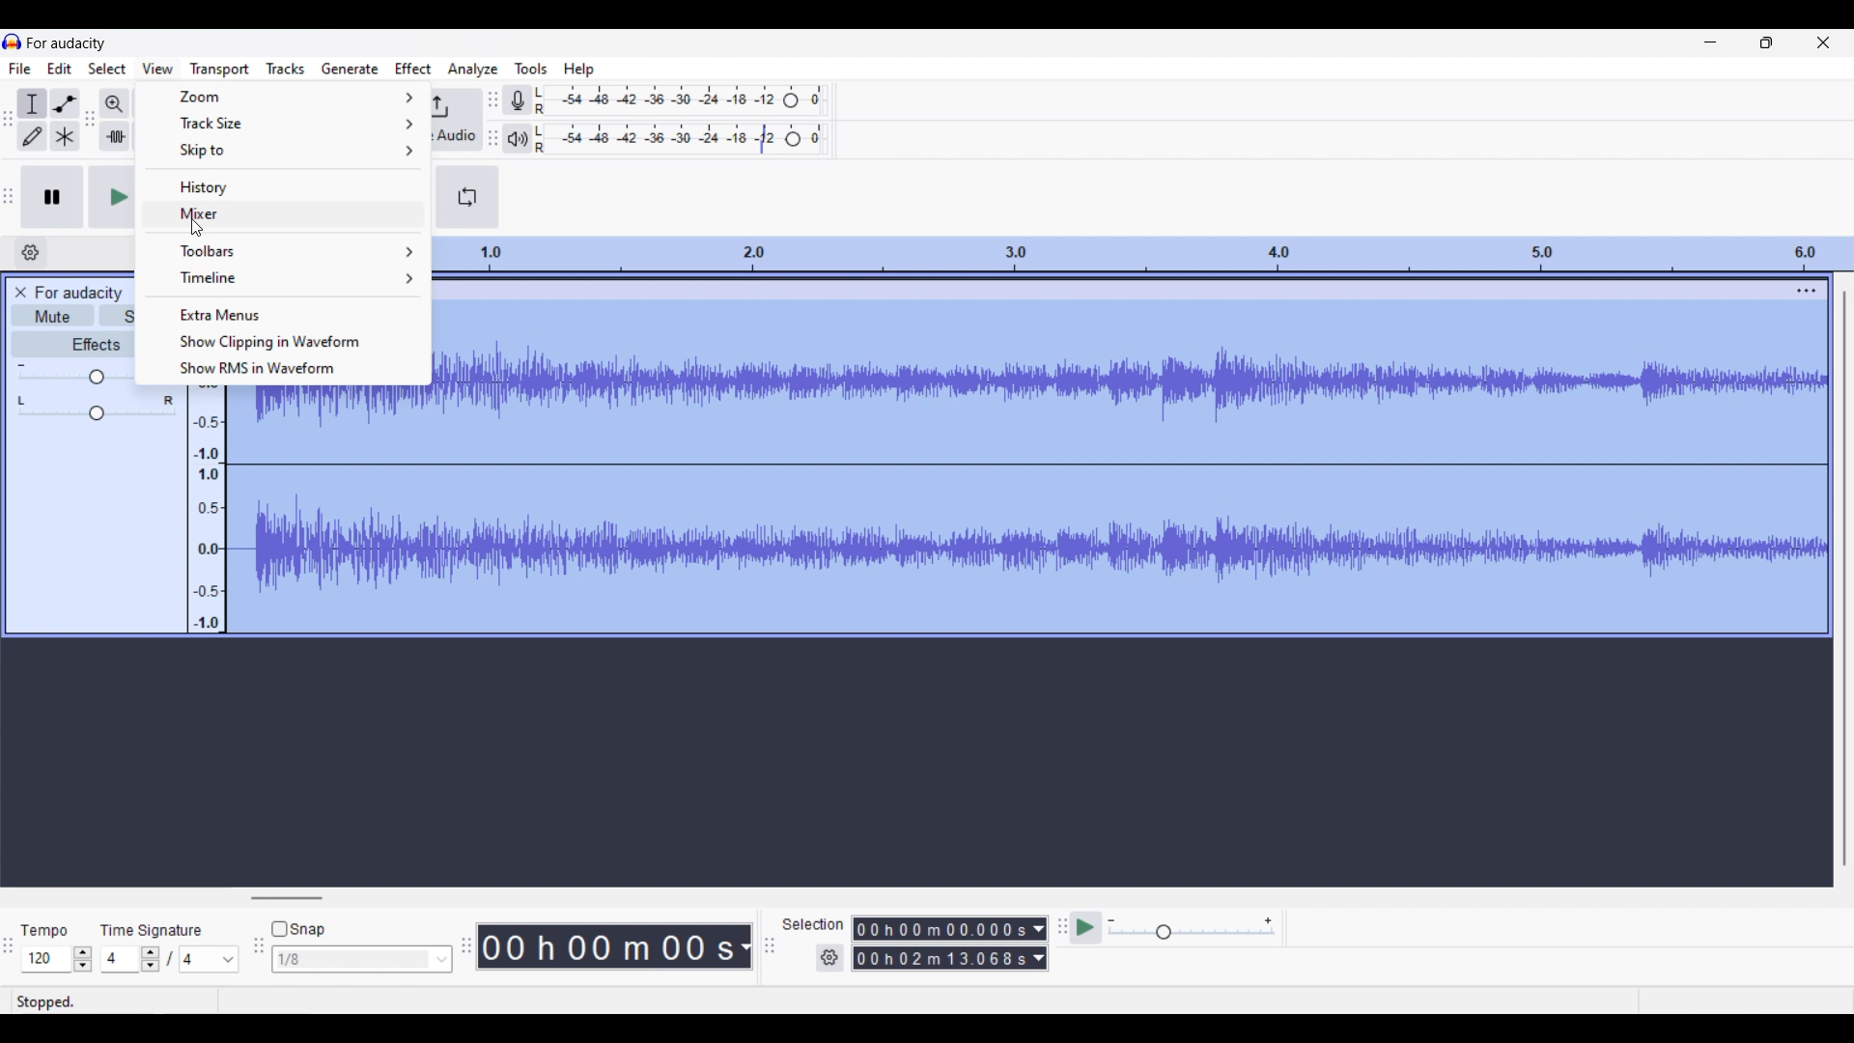  I want to click on Skip to options, so click(284, 151).